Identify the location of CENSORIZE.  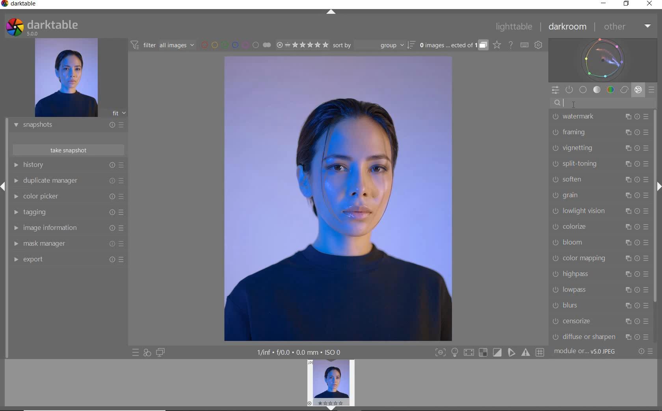
(600, 321).